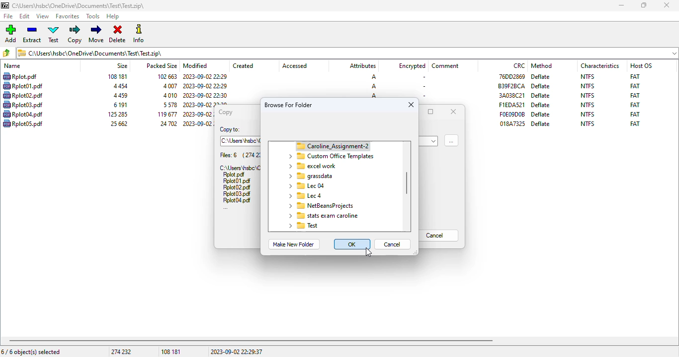 The image size is (679, 357). I want to click on extract, so click(32, 34).